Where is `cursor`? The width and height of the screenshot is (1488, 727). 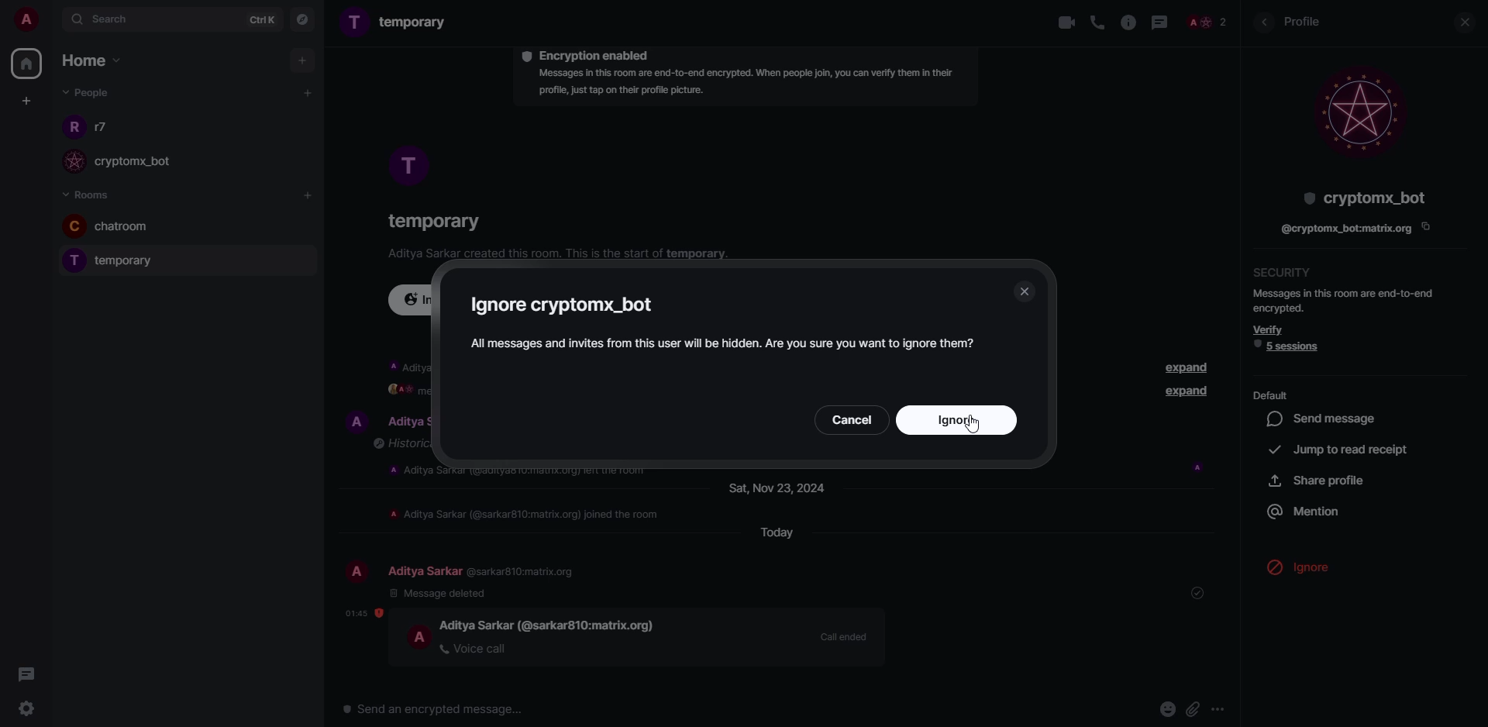 cursor is located at coordinates (977, 424).